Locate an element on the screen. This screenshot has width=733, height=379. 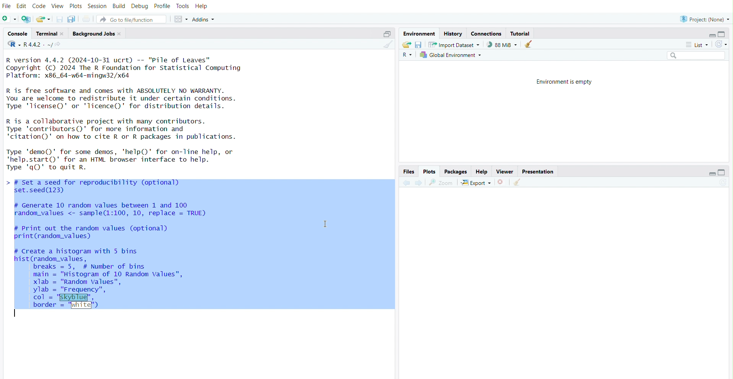
global environment is located at coordinates (454, 55).